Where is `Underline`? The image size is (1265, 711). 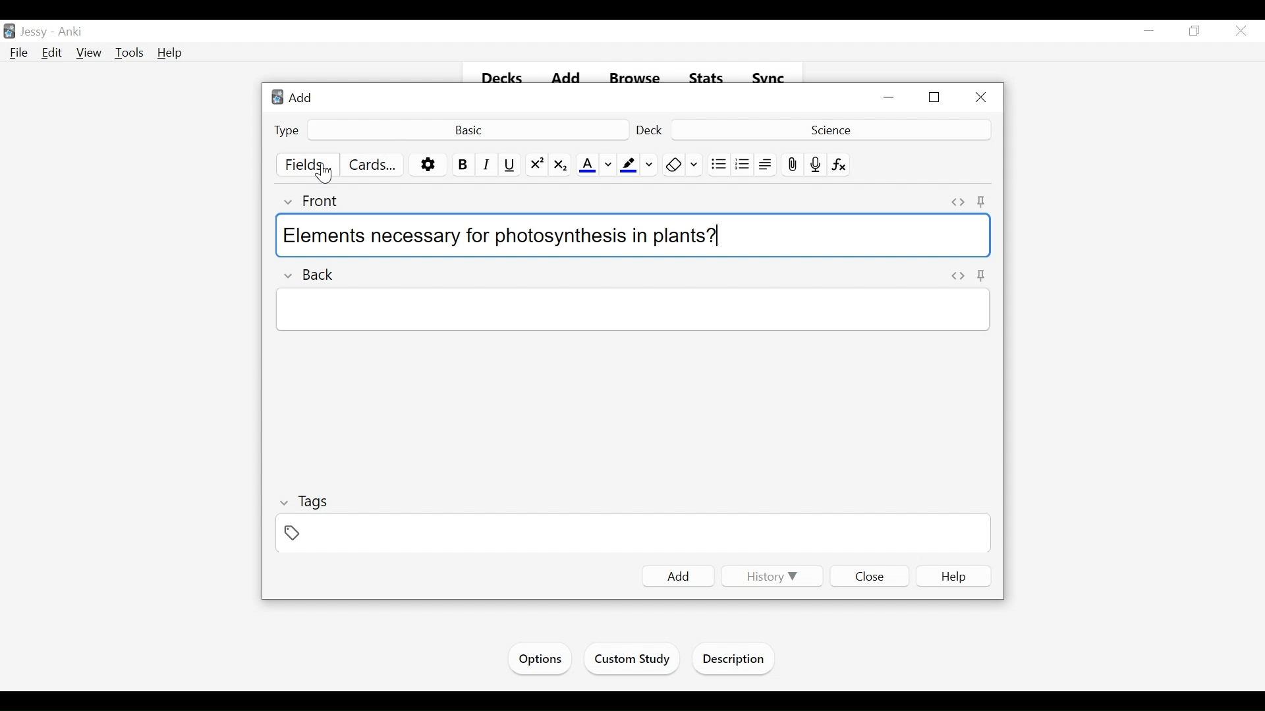
Underline is located at coordinates (511, 165).